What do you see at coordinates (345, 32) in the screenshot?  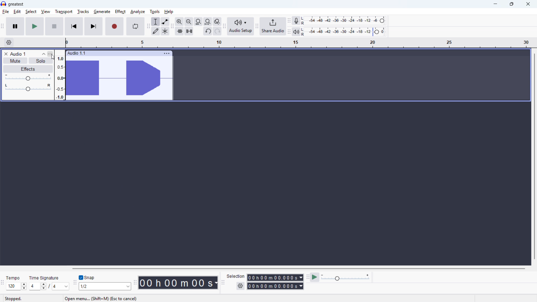 I see `playback level` at bounding box center [345, 32].